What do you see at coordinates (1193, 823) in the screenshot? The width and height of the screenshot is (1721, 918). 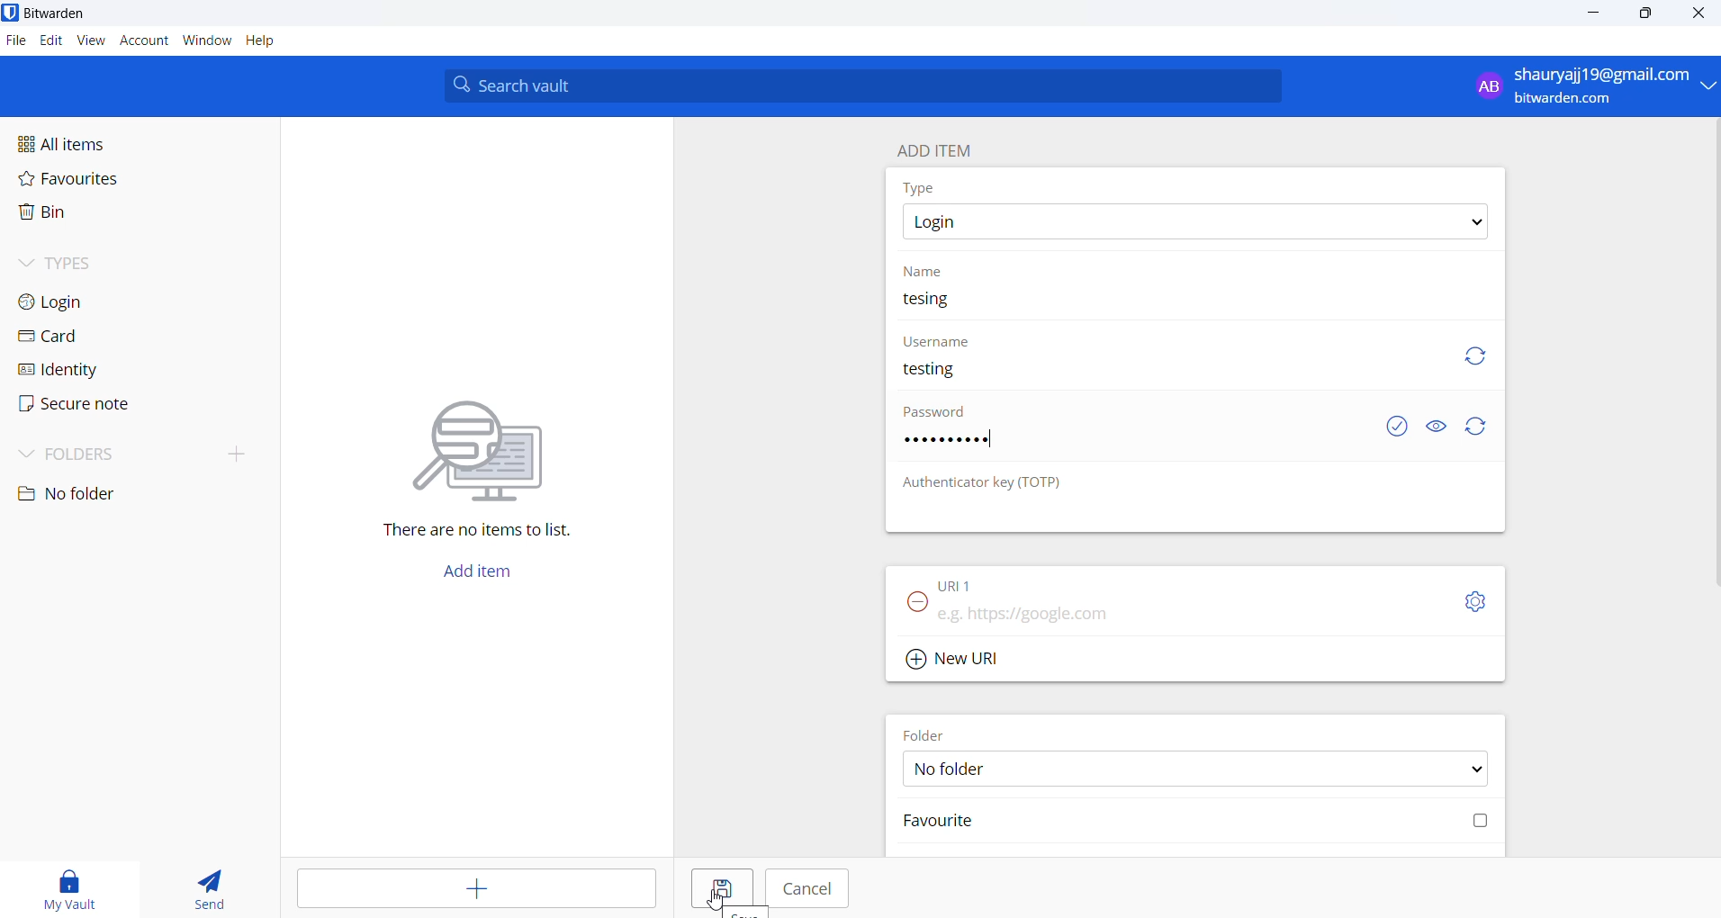 I see `Mark folder favorite checkbox` at bounding box center [1193, 823].